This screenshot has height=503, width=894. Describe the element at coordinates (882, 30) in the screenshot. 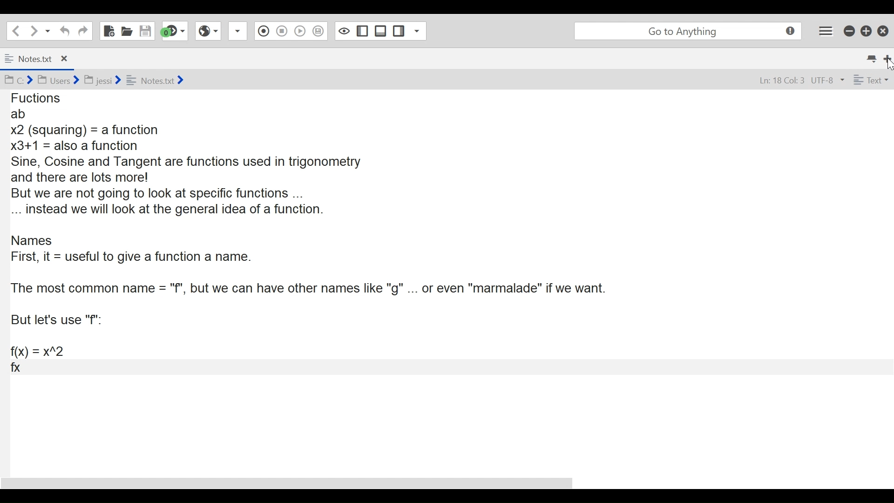

I see `Close` at that location.